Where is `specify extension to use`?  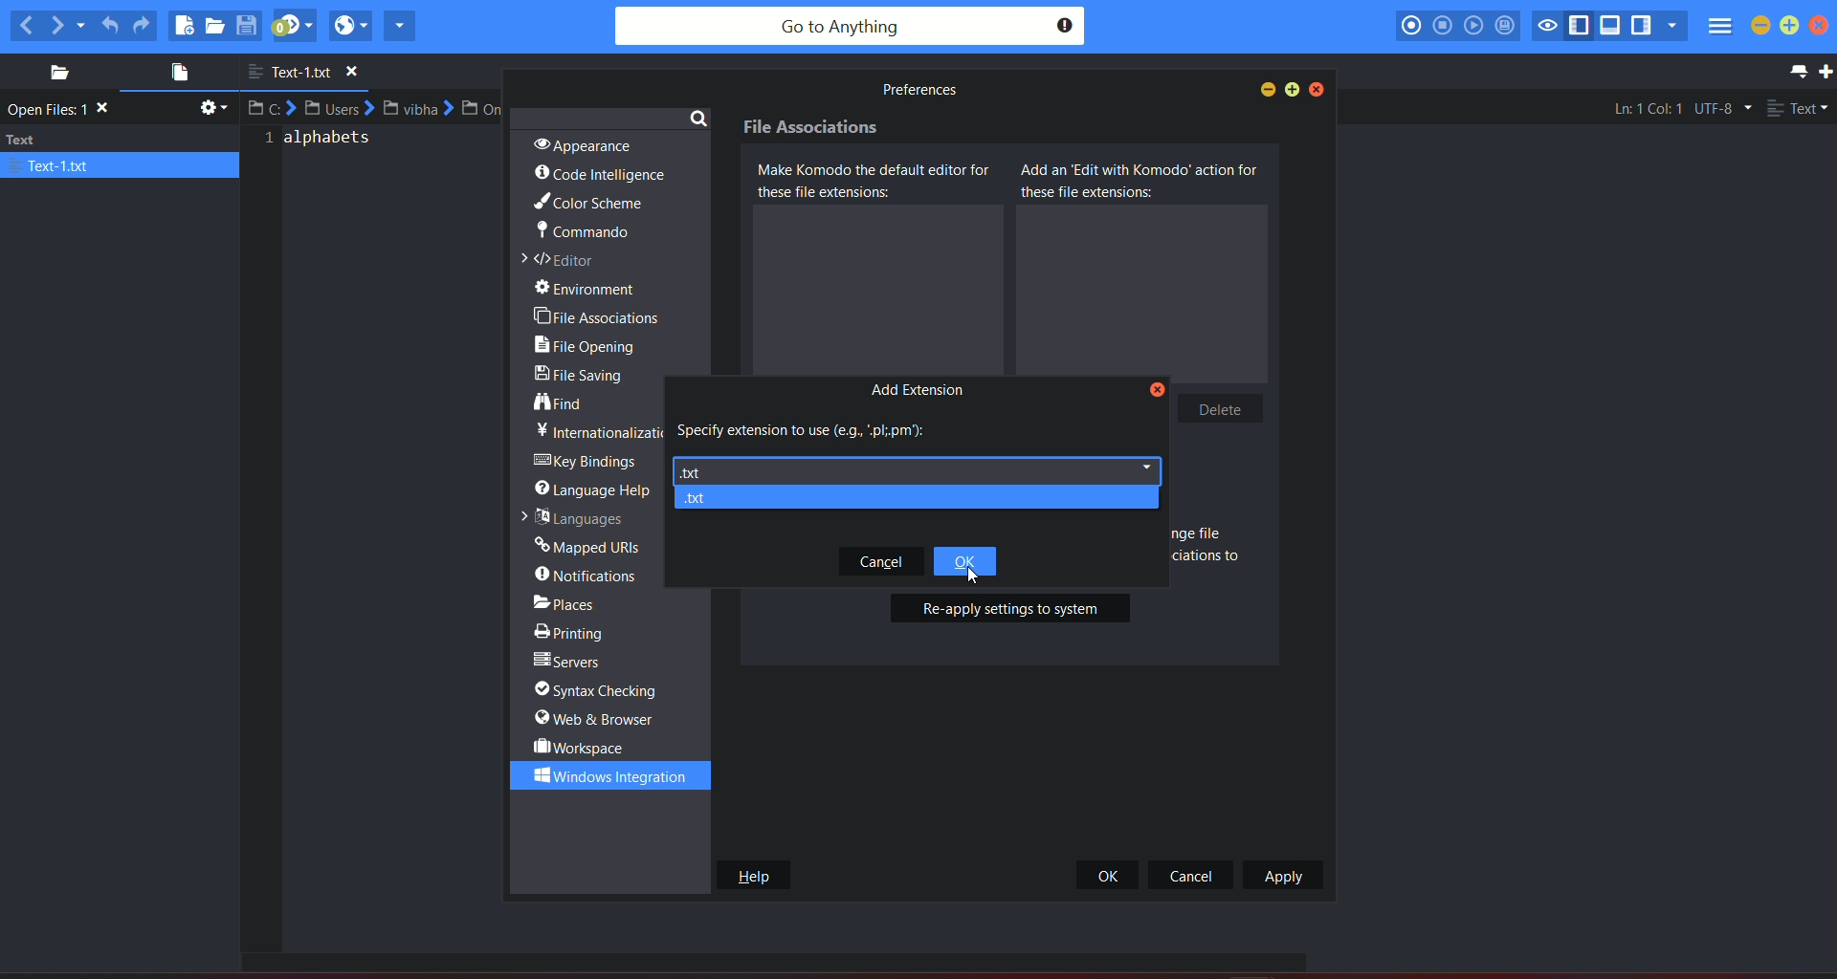 specify extension to use is located at coordinates (802, 428).